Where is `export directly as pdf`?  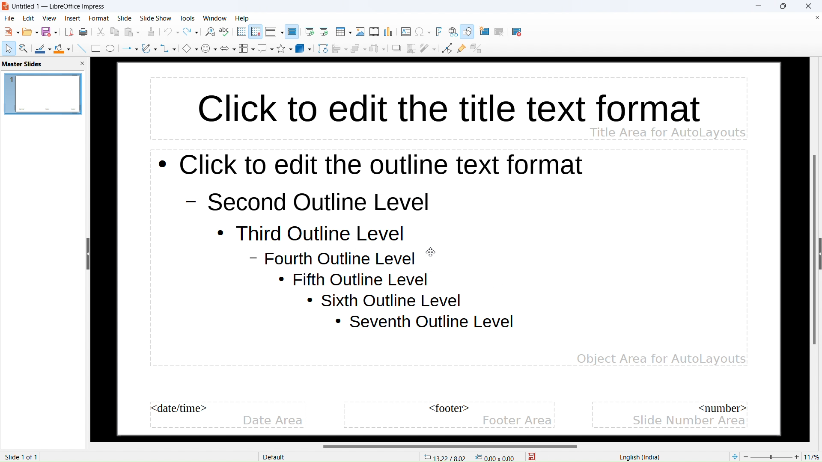
export directly as pdf is located at coordinates (69, 33).